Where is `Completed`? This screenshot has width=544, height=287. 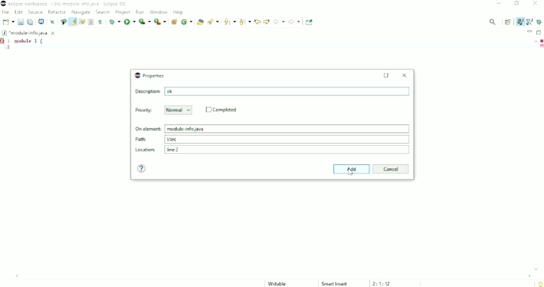
Completed is located at coordinates (221, 110).